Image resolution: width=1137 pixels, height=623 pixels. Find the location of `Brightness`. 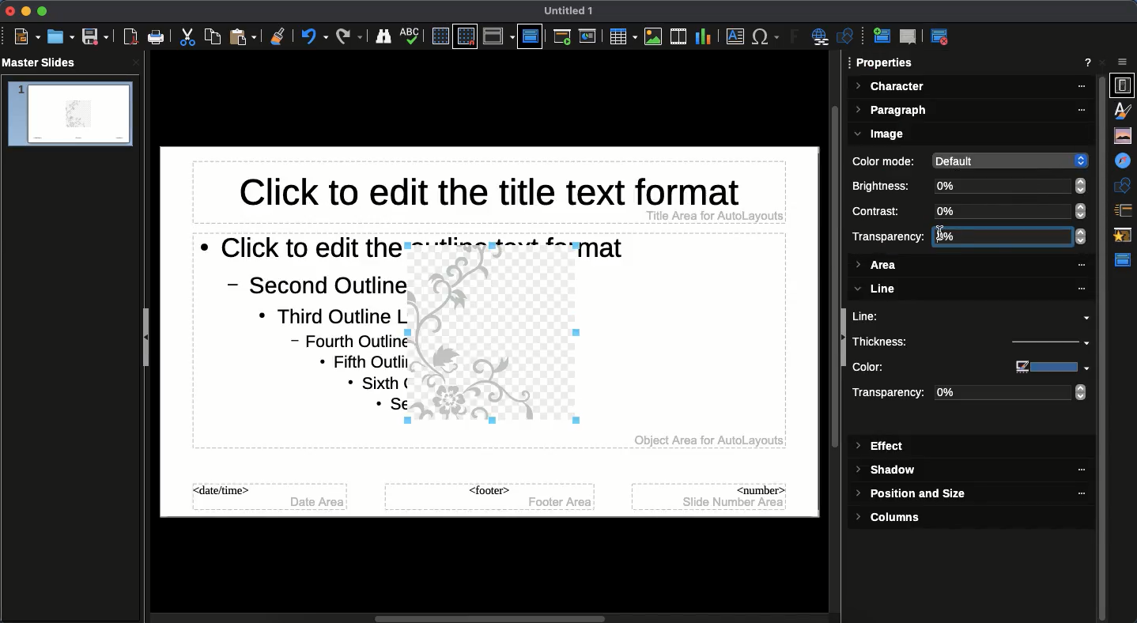

Brightness is located at coordinates (885, 186).